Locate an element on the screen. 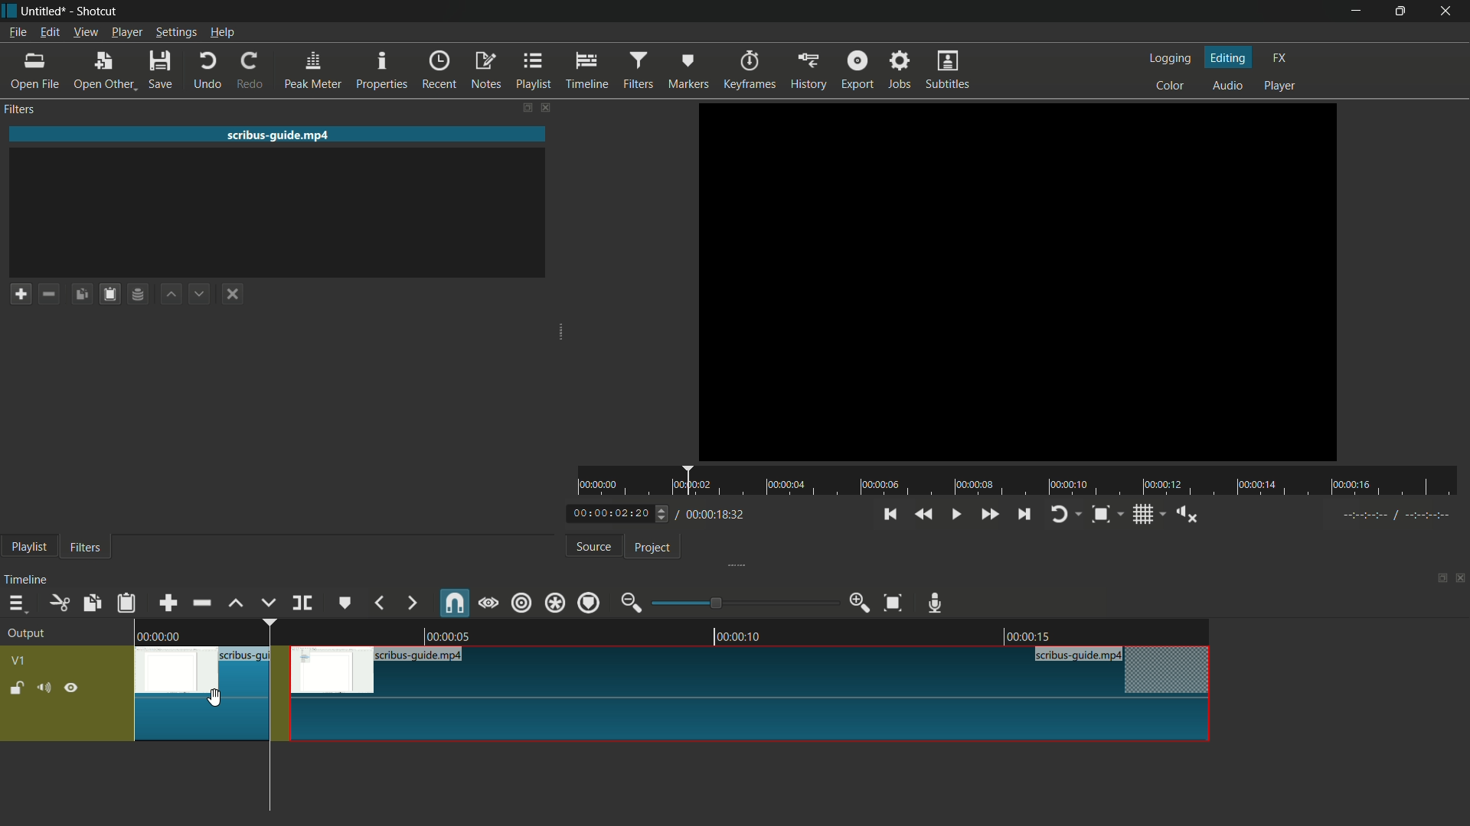 Image resolution: width=1470 pixels, height=826 pixels. player menu is located at coordinates (126, 32).